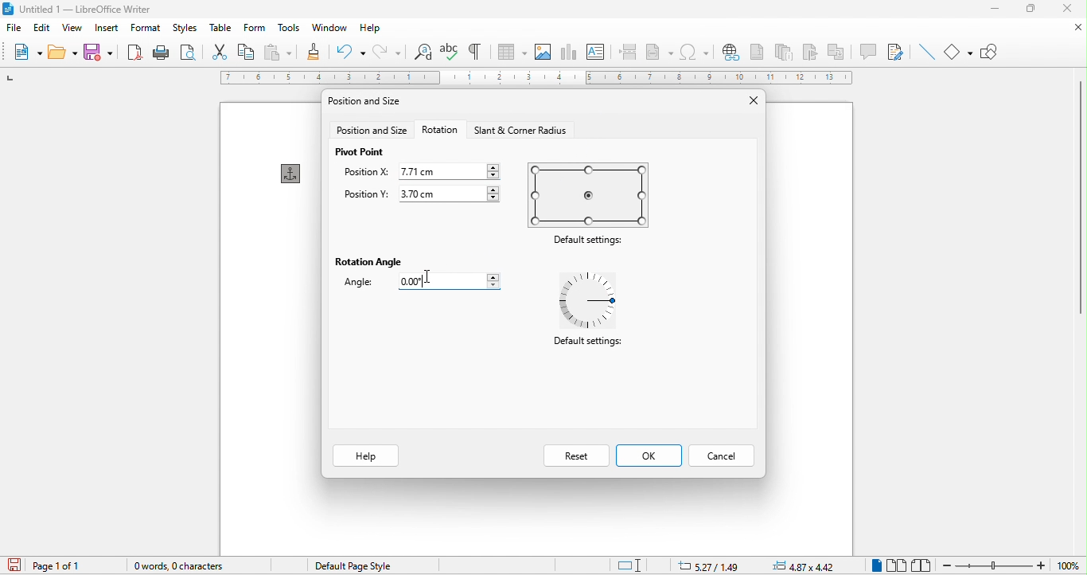 The image size is (1087, 575). I want to click on open, so click(63, 51).